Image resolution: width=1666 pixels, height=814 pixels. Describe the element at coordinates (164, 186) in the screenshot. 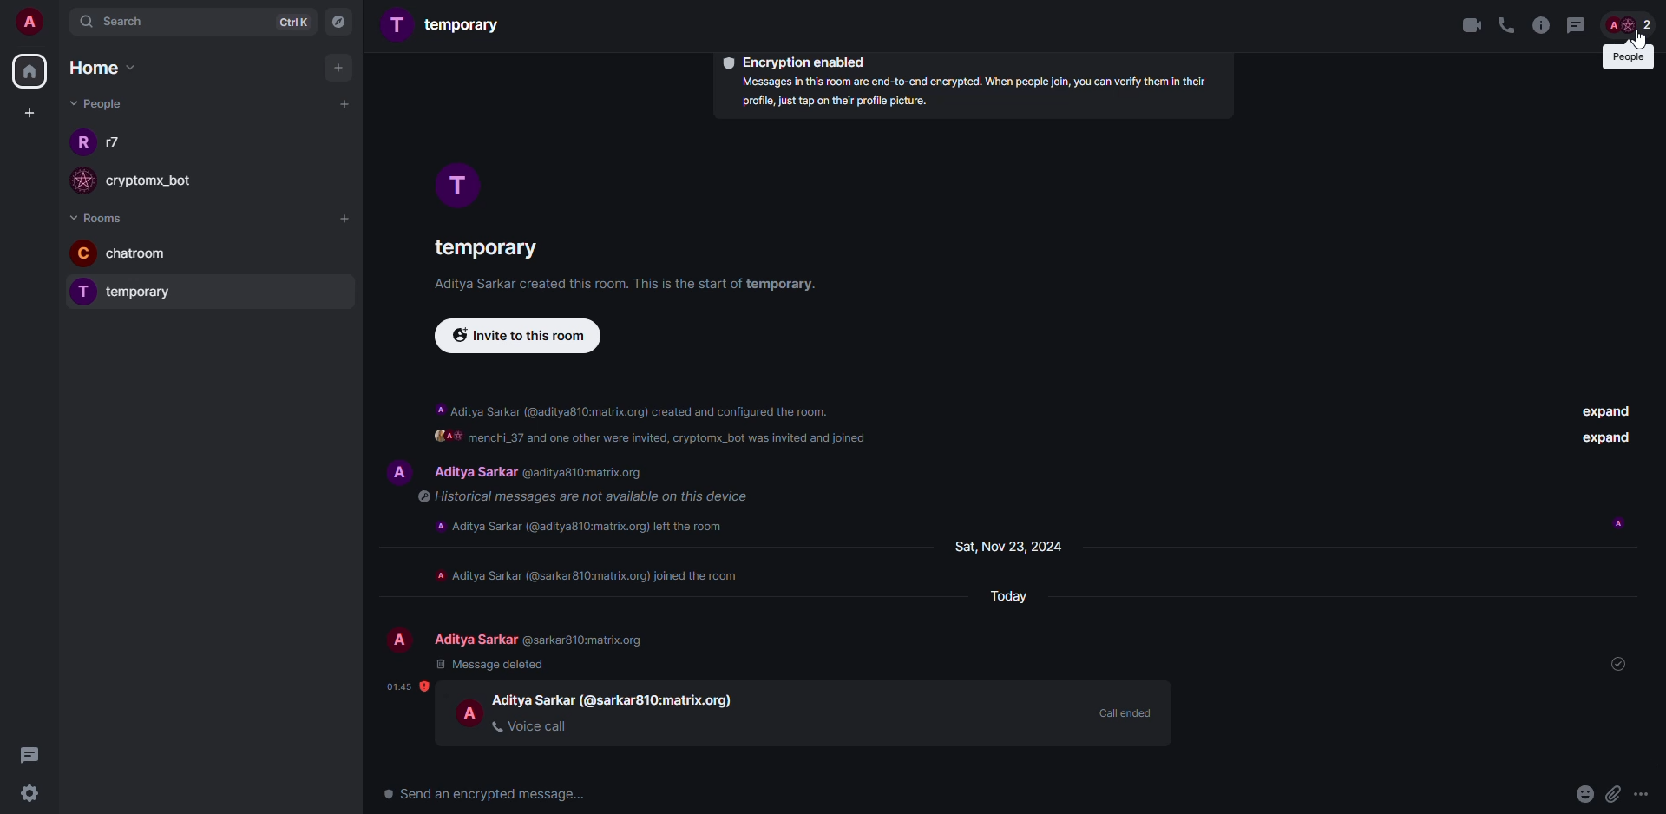

I see `people` at that location.